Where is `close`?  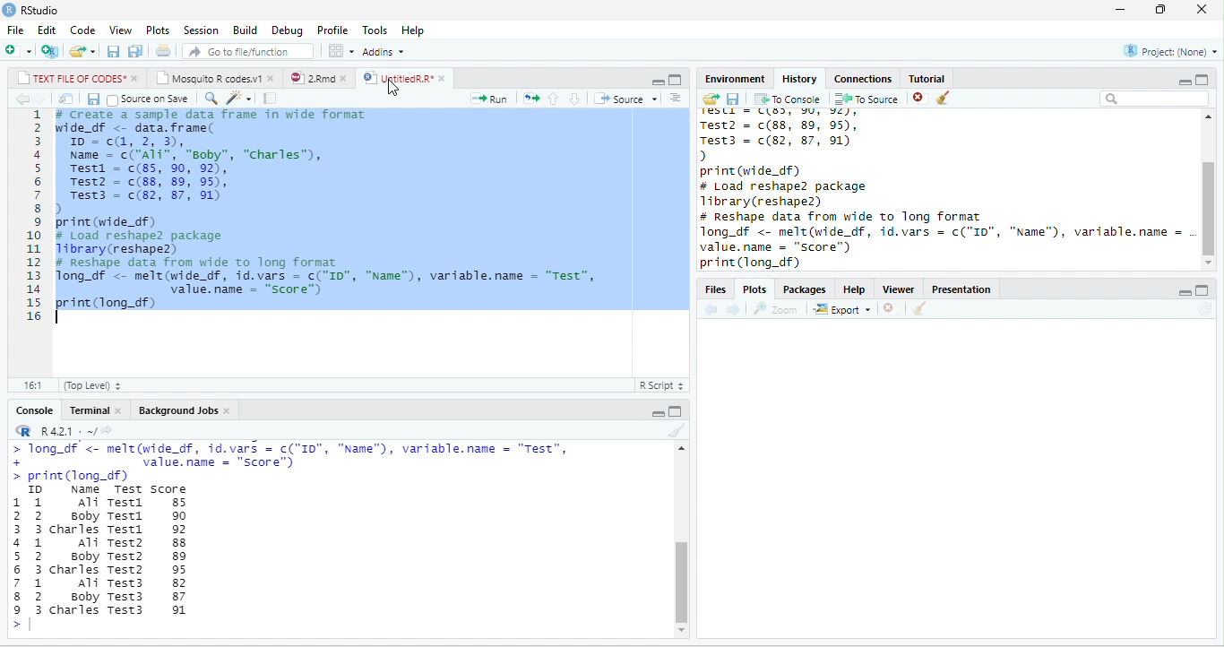 close is located at coordinates (1202, 9).